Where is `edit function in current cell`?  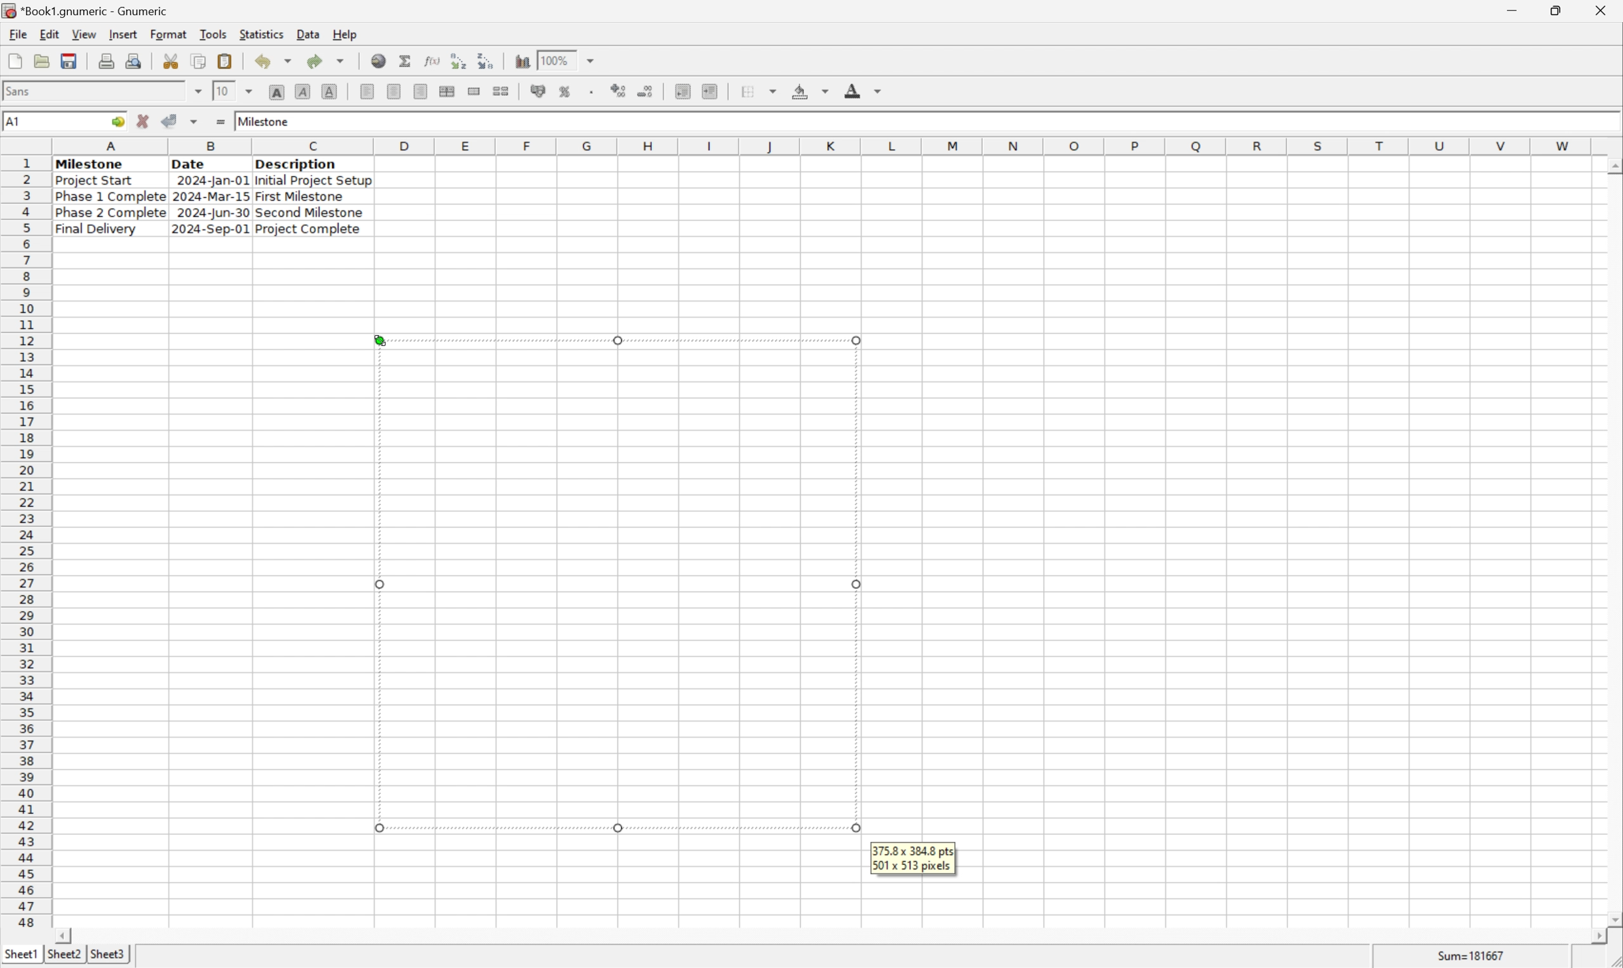 edit function in current cell is located at coordinates (431, 60).